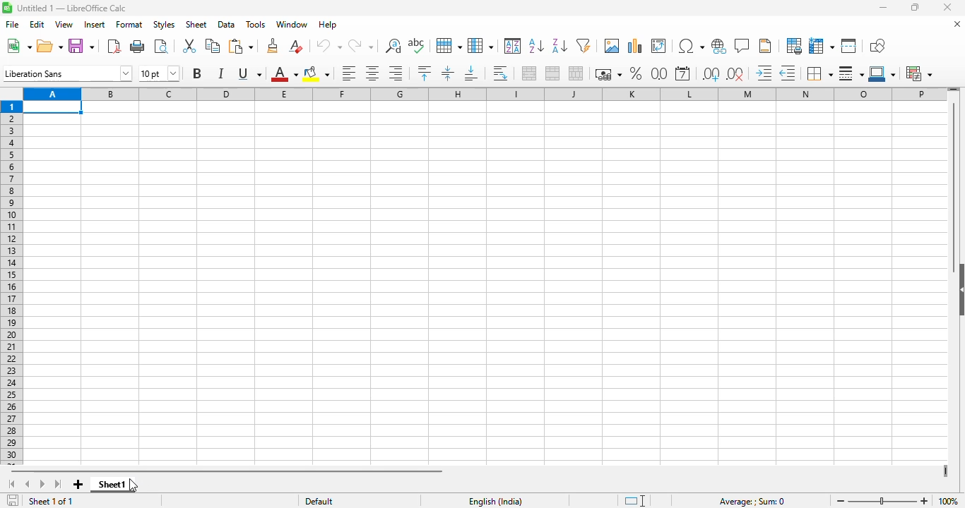 This screenshot has height=508, width=965. What do you see at coordinates (876, 45) in the screenshot?
I see `show draw functions` at bounding box center [876, 45].